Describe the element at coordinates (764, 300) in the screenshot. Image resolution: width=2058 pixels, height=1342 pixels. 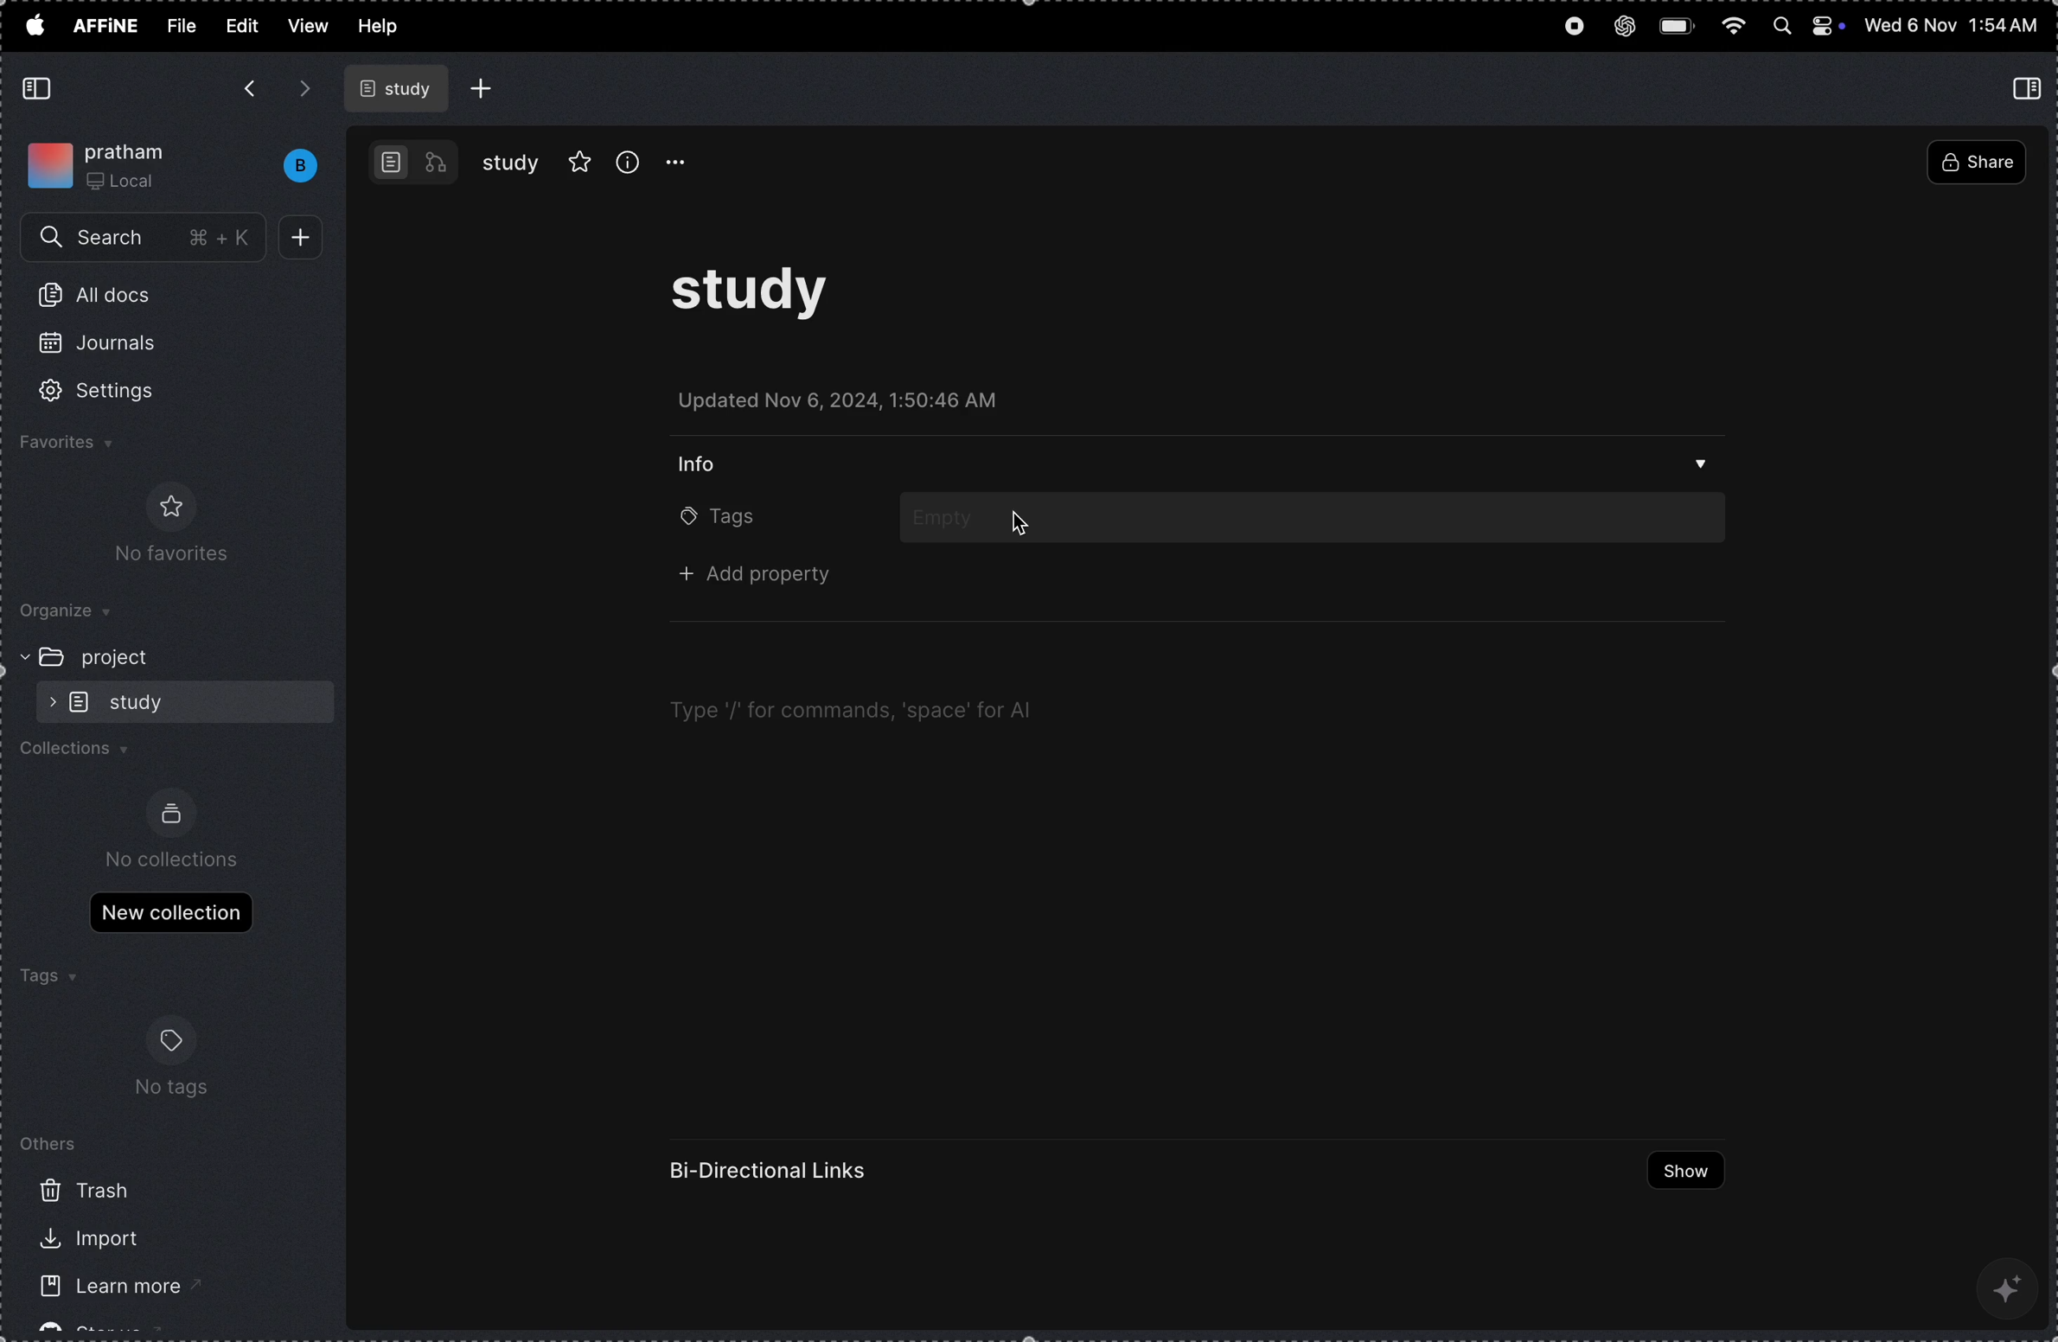
I see `study task` at that location.